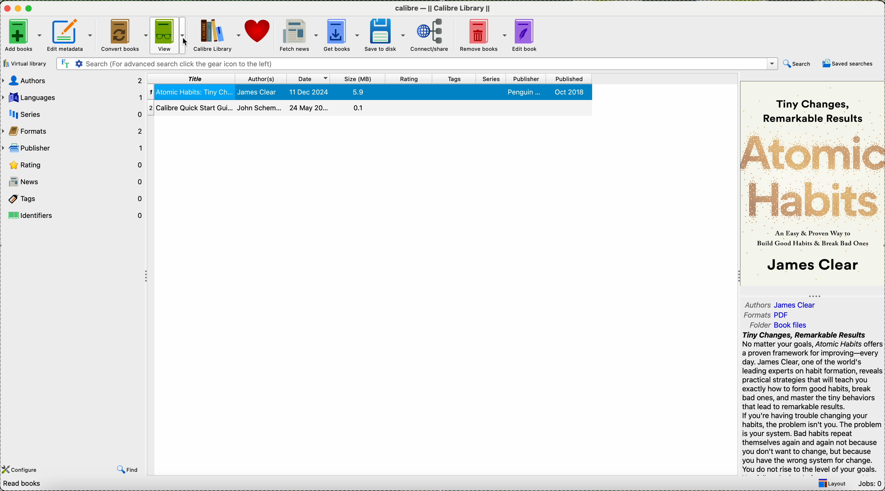 The height and width of the screenshot is (491, 885). What do you see at coordinates (309, 79) in the screenshot?
I see `date` at bounding box center [309, 79].